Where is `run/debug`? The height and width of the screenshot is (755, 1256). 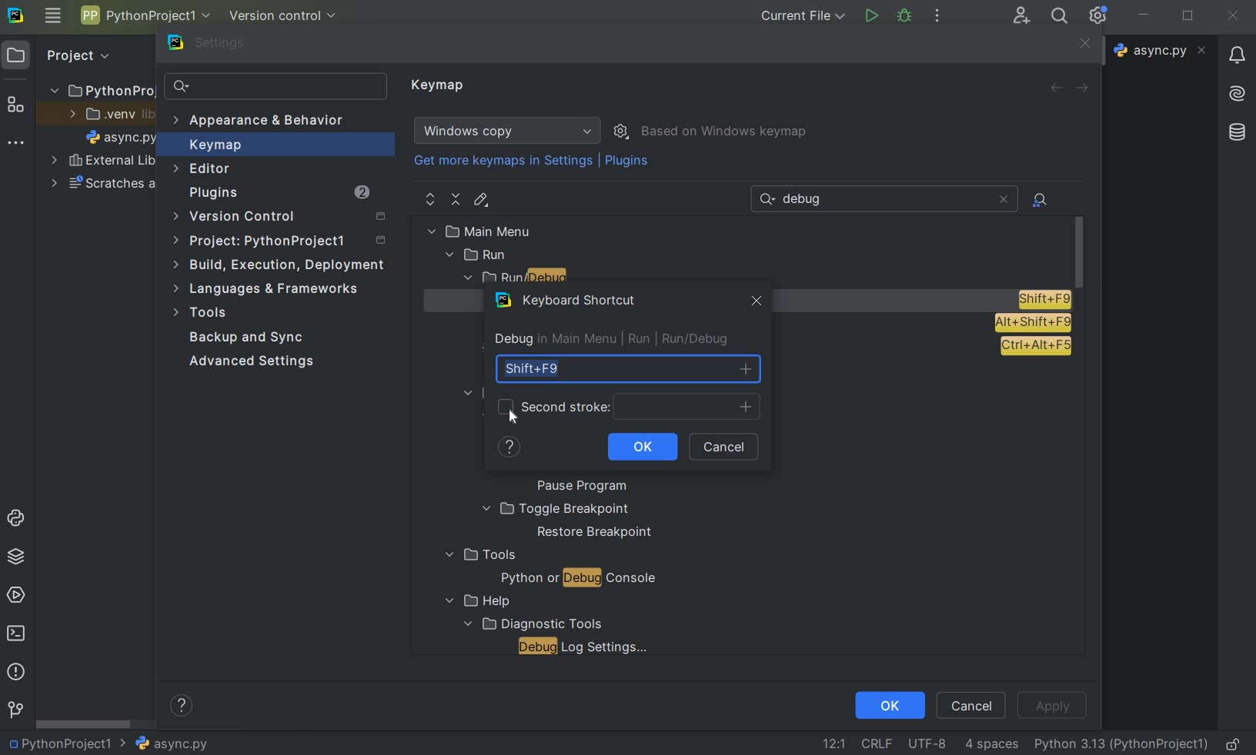
run/debug is located at coordinates (685, 339).